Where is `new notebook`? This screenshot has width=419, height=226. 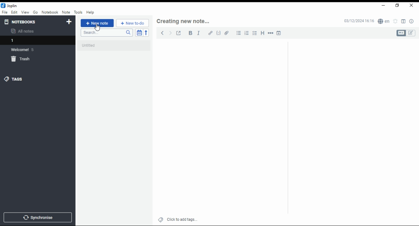 new notebook is located at coordinates (69, 22).